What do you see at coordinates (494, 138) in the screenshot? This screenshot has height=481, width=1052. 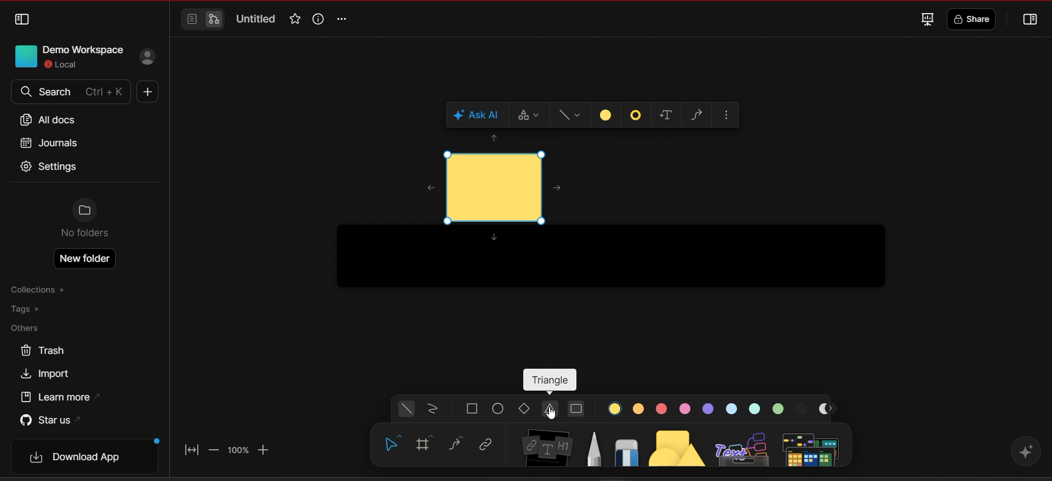 I see `move  up` at bounding box center [494, 138].